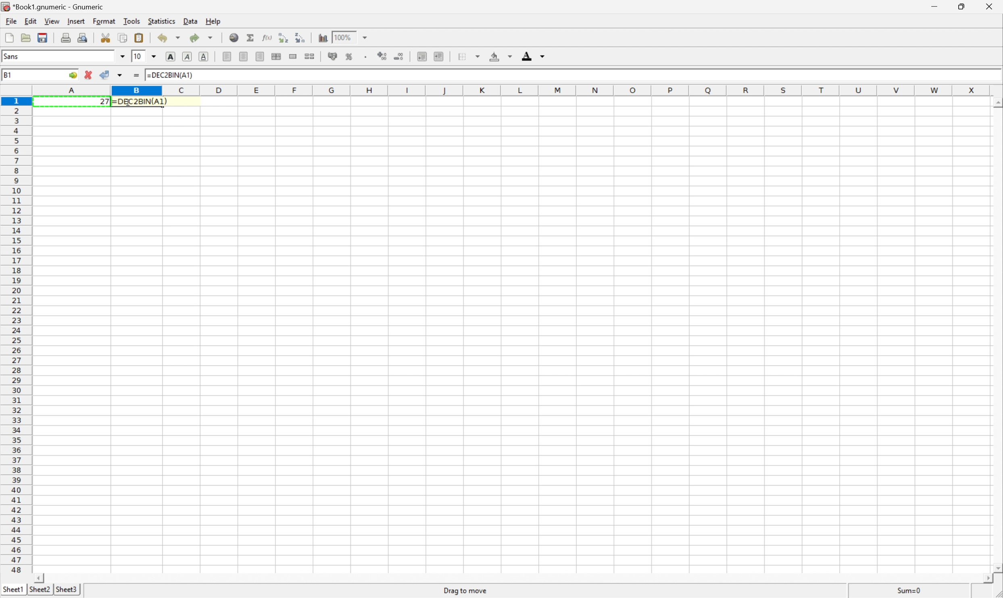  Describe the element at coordinates (107, 37) in the screenshot. I see `Cut selection` at that location.